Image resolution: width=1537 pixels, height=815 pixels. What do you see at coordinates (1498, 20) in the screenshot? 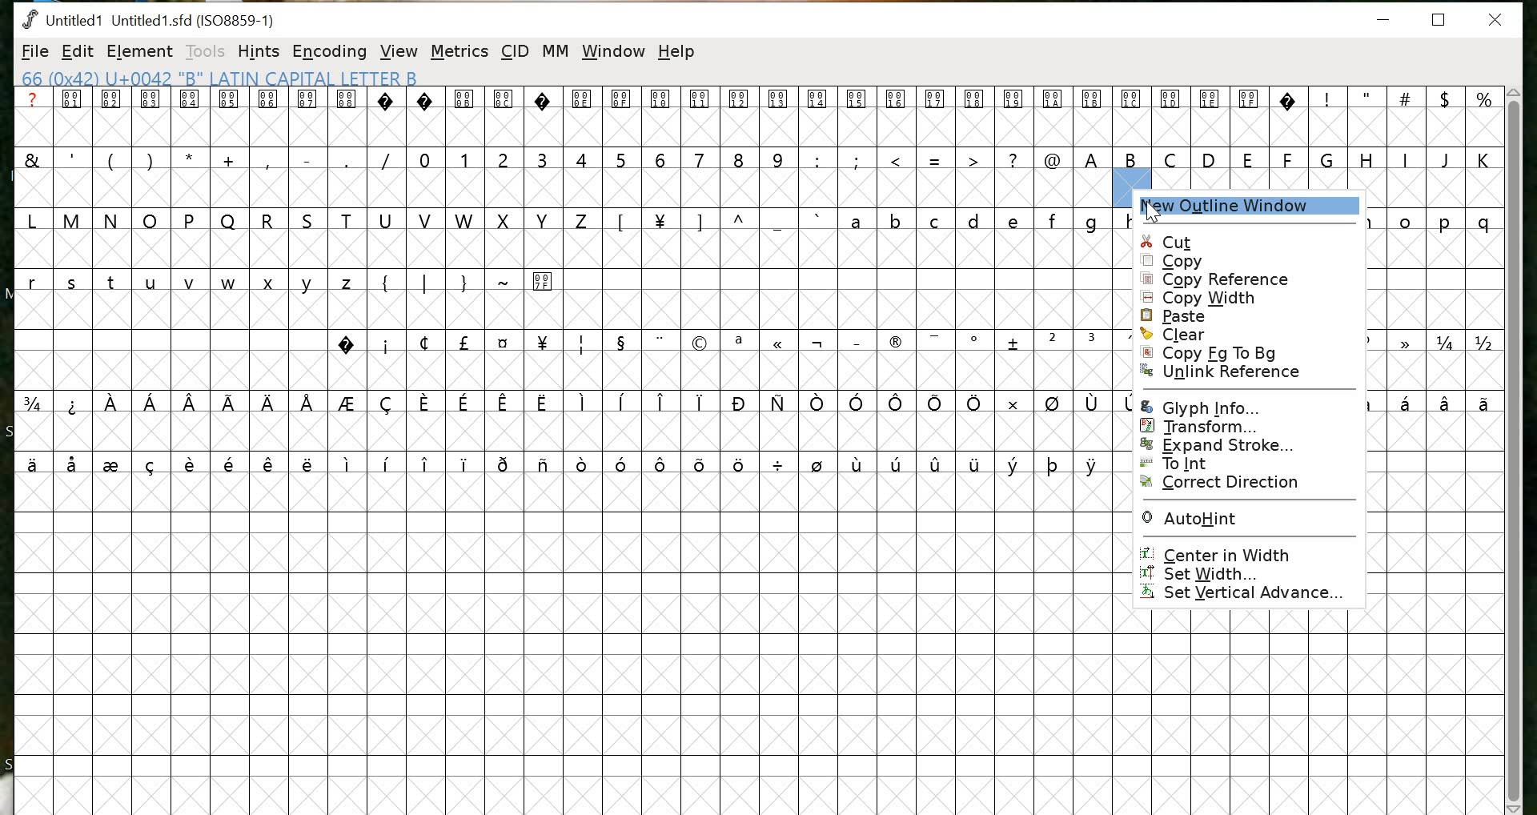
I see `close` at bounding box center [1498, 20].